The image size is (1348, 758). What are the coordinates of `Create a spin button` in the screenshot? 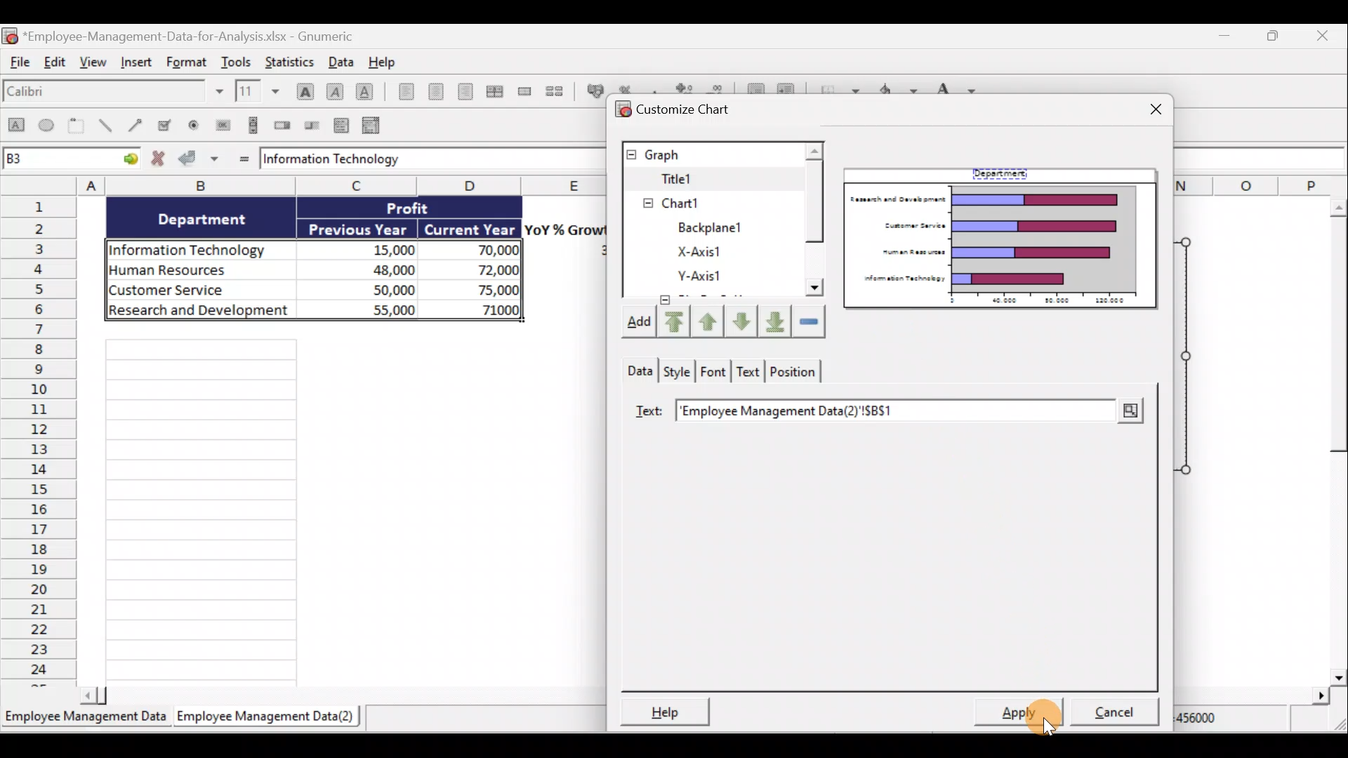 It's located at (284, 126).